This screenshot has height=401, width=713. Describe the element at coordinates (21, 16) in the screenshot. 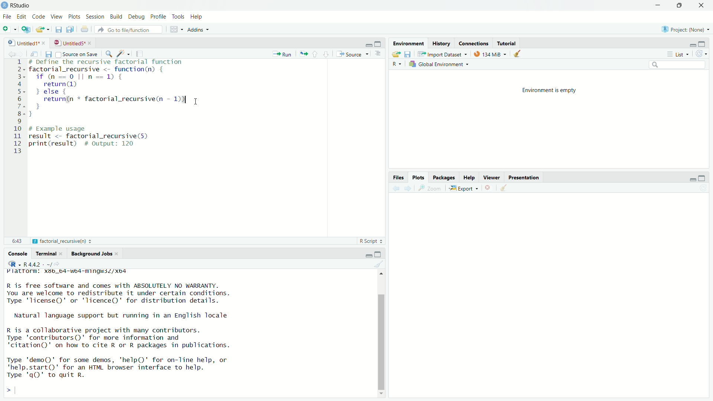

I see `Edit` at that location.